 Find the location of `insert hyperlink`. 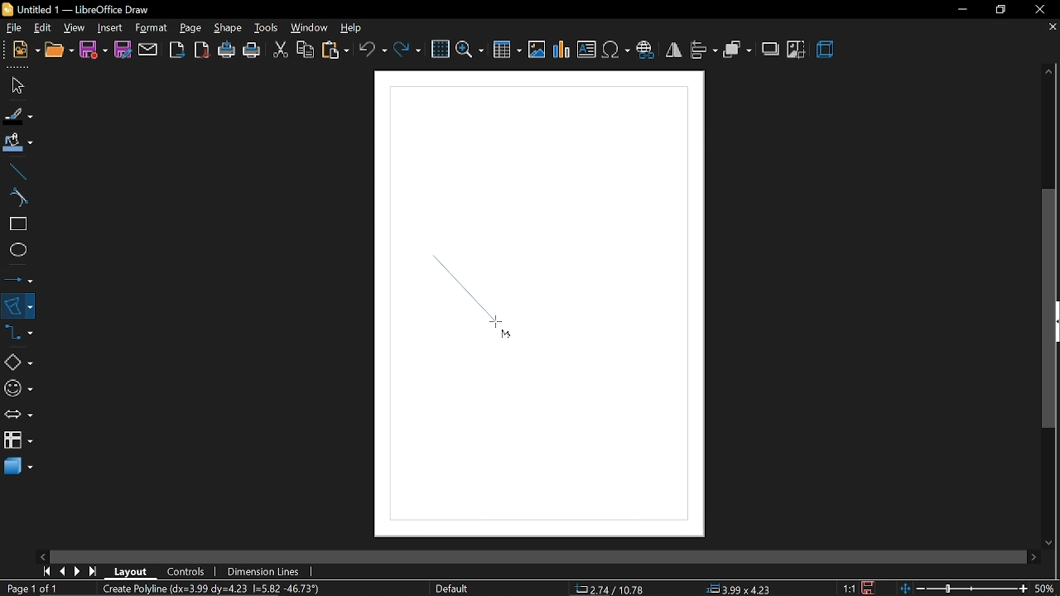

insert hyperlink is located at coordinates (648, 48).